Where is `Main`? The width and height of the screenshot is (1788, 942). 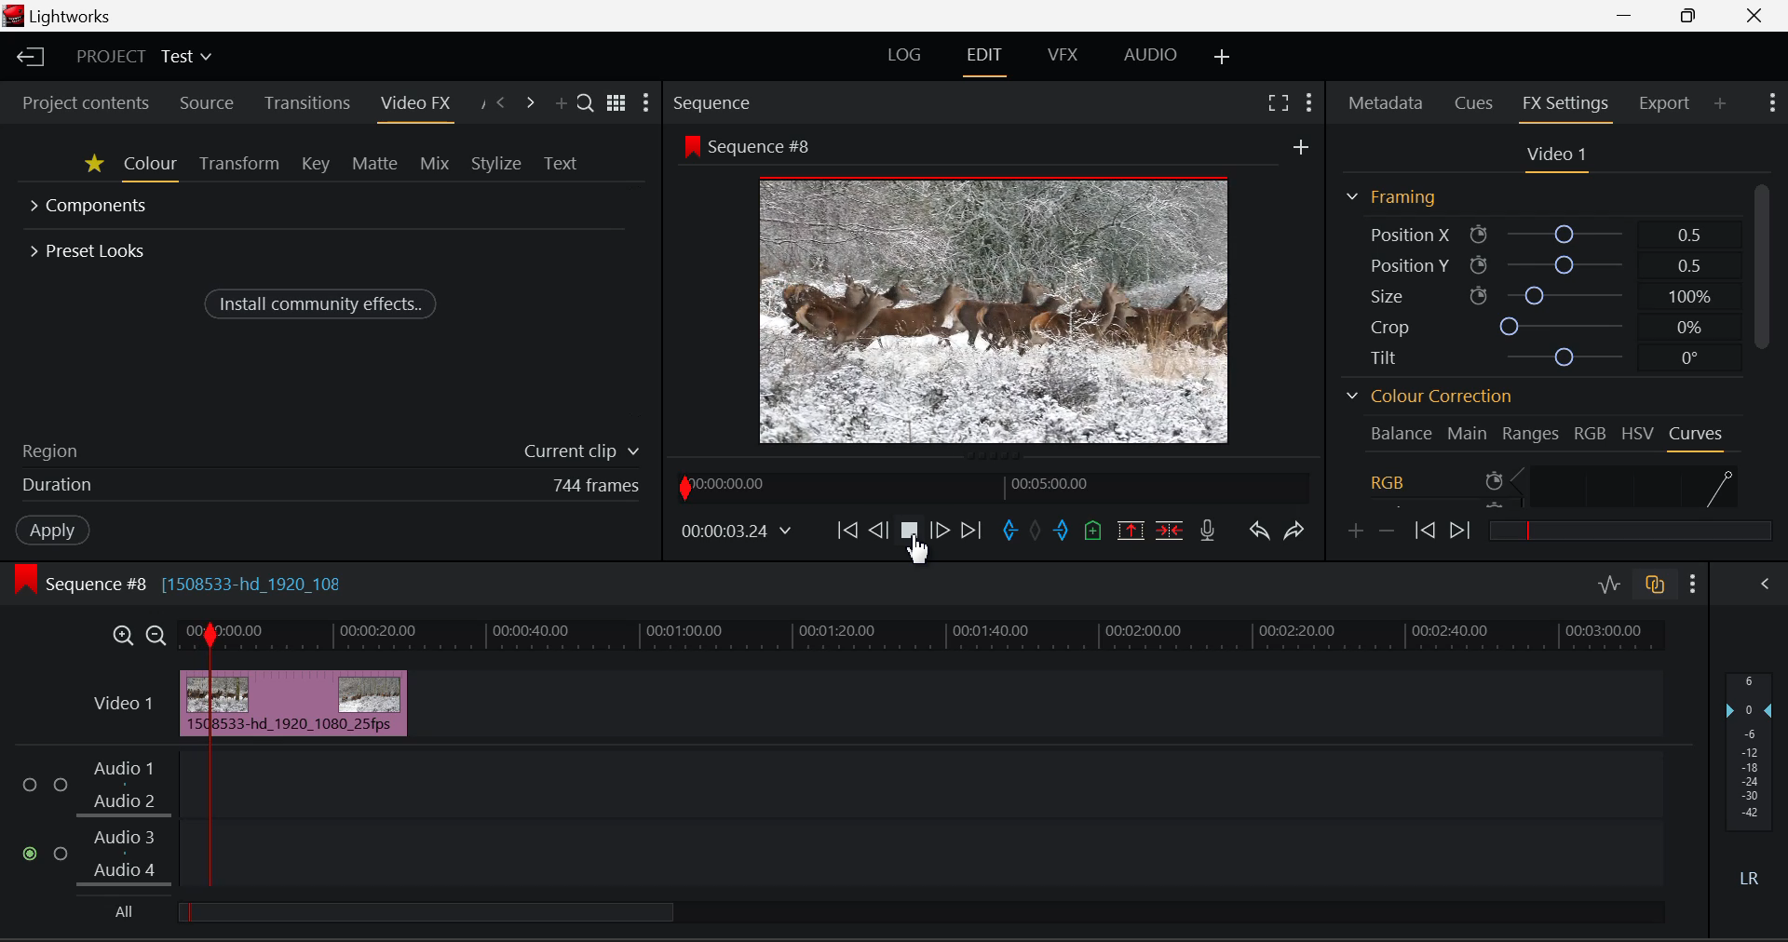 Main is located at coordinates (1468, 432).